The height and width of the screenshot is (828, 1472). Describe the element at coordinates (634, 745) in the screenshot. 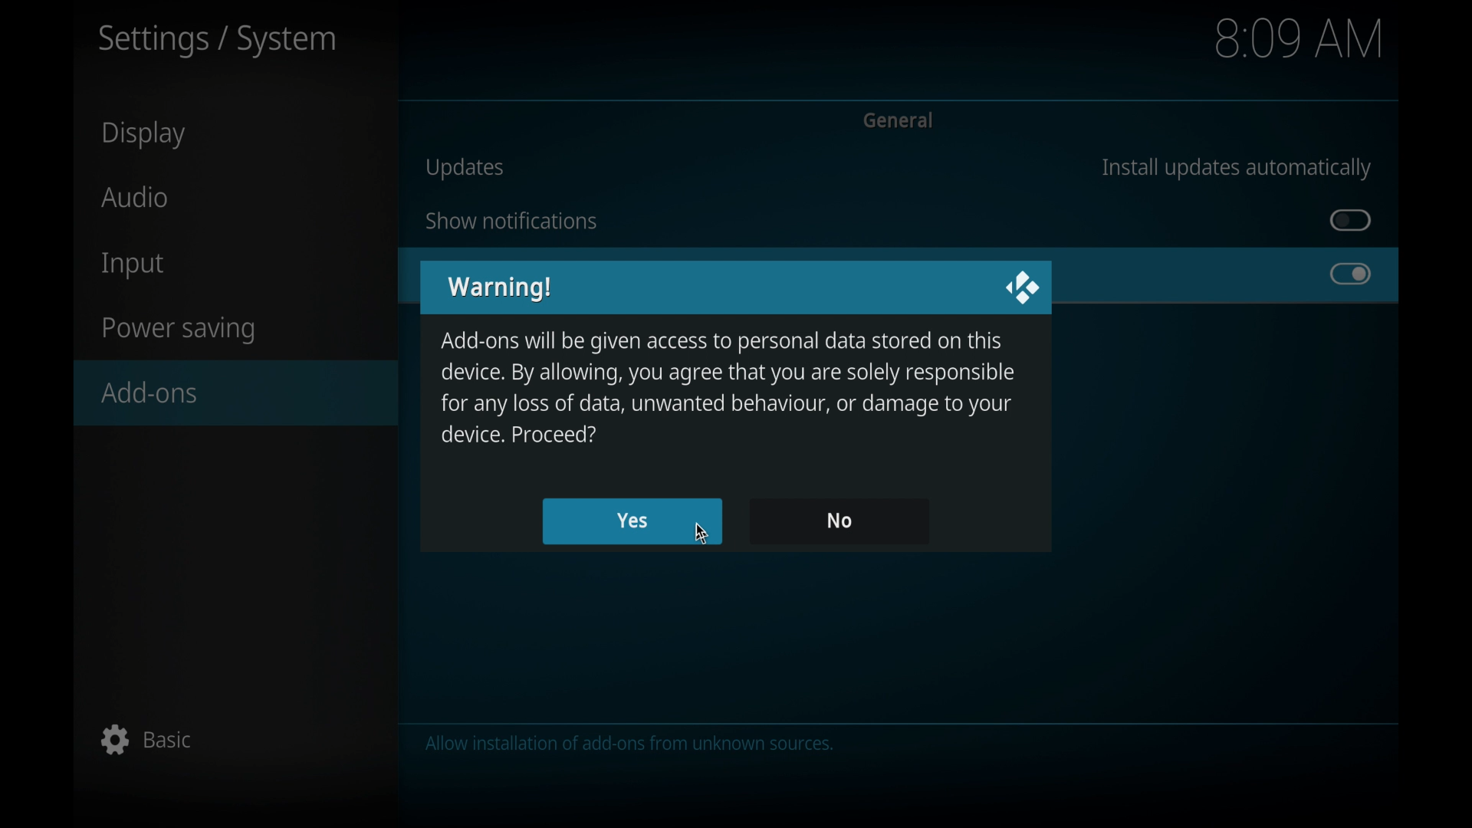

I see `this category contains settings for the add-on system` at that location.